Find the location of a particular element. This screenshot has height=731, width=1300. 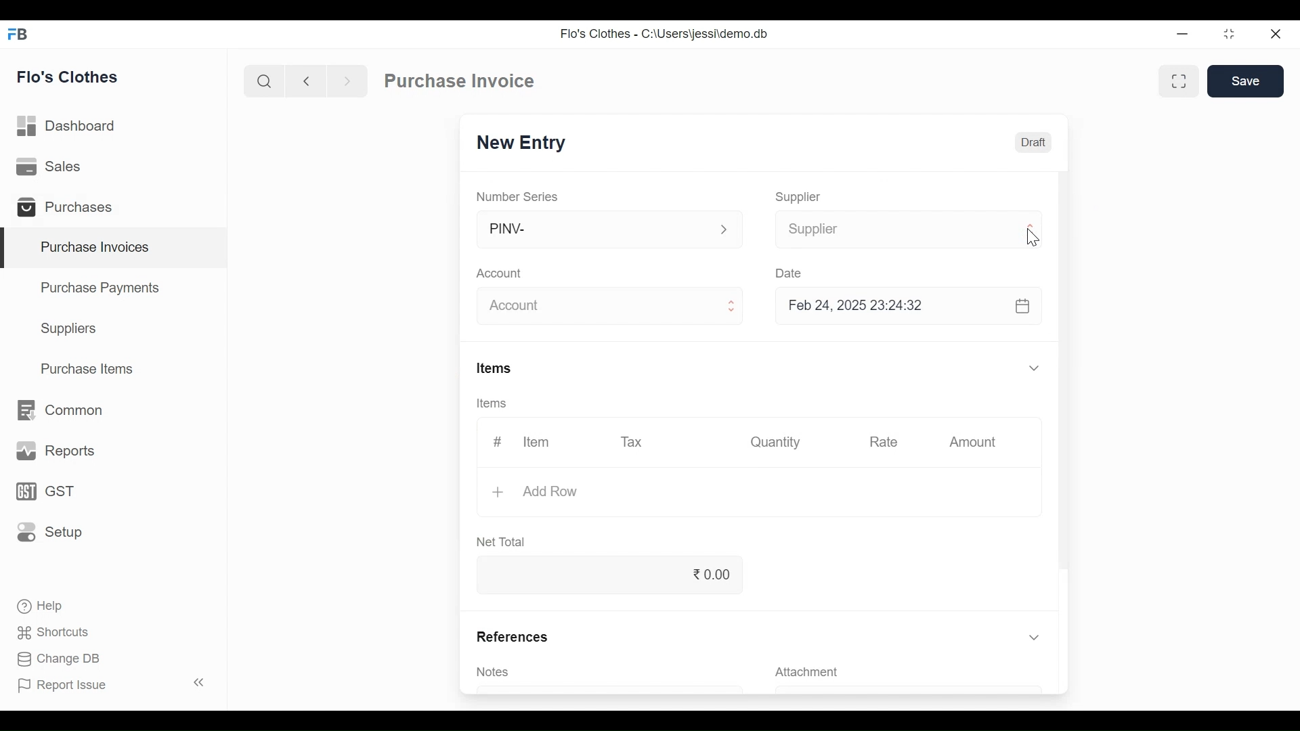

Supplier is located at coordinates (801, 198).